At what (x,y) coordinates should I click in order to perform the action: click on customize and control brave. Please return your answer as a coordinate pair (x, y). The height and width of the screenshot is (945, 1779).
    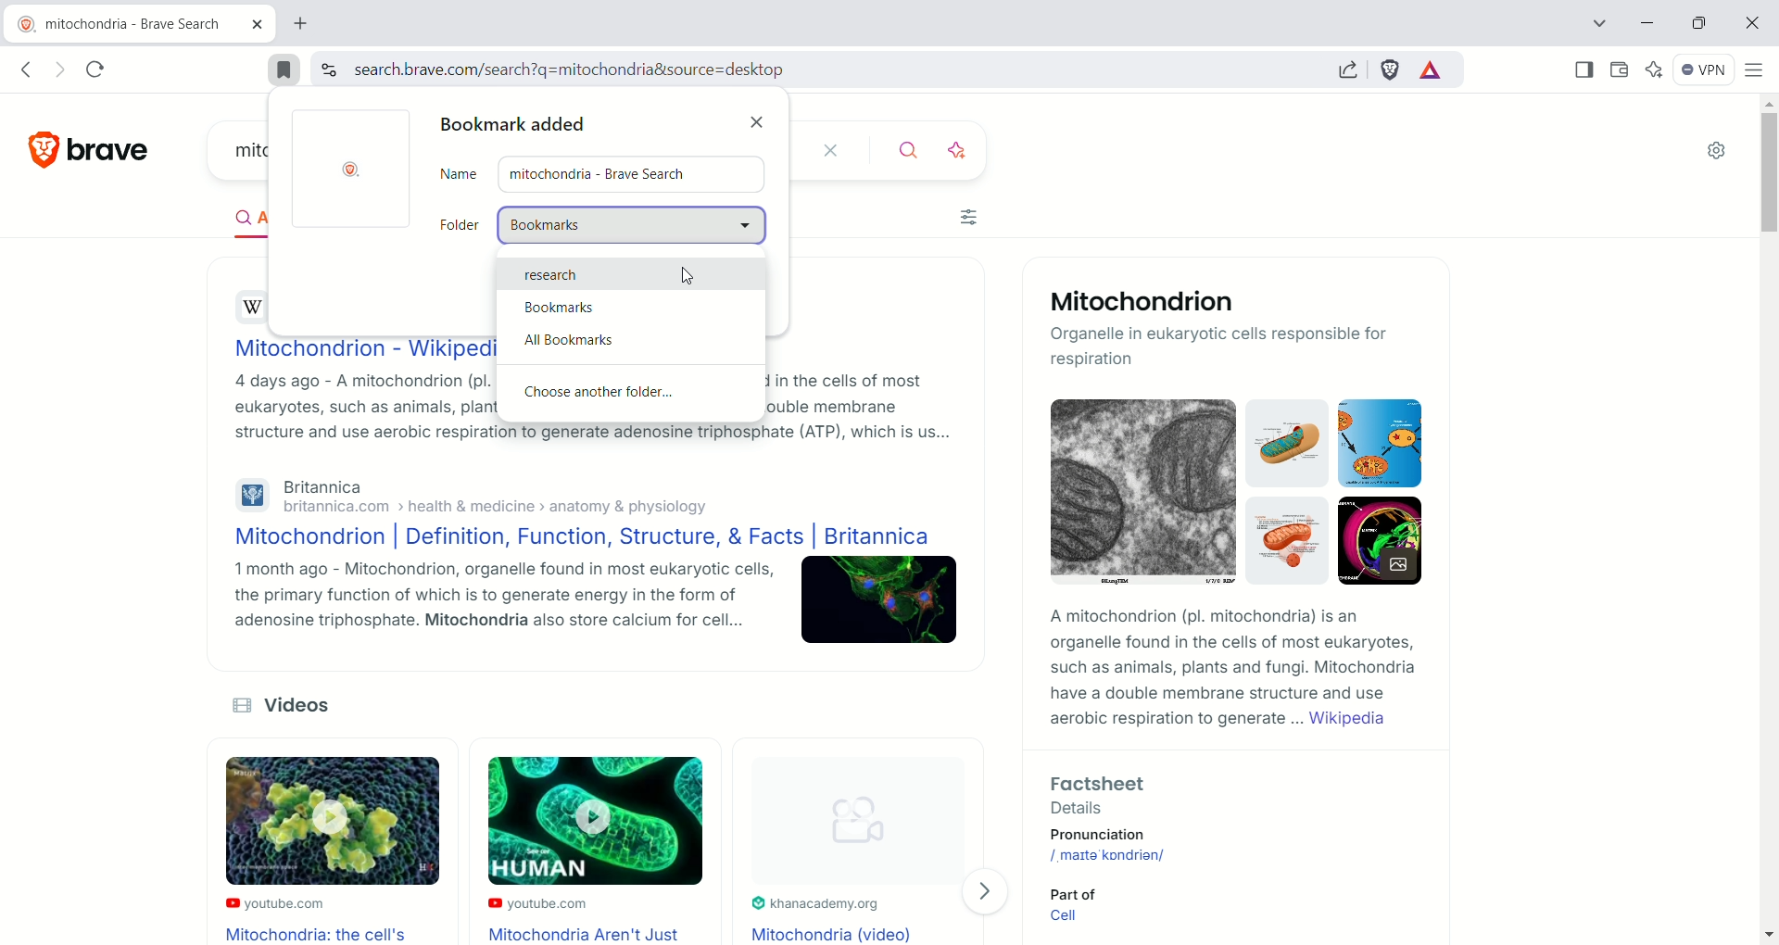
    Looking at the image, I should click on (1755, 69).